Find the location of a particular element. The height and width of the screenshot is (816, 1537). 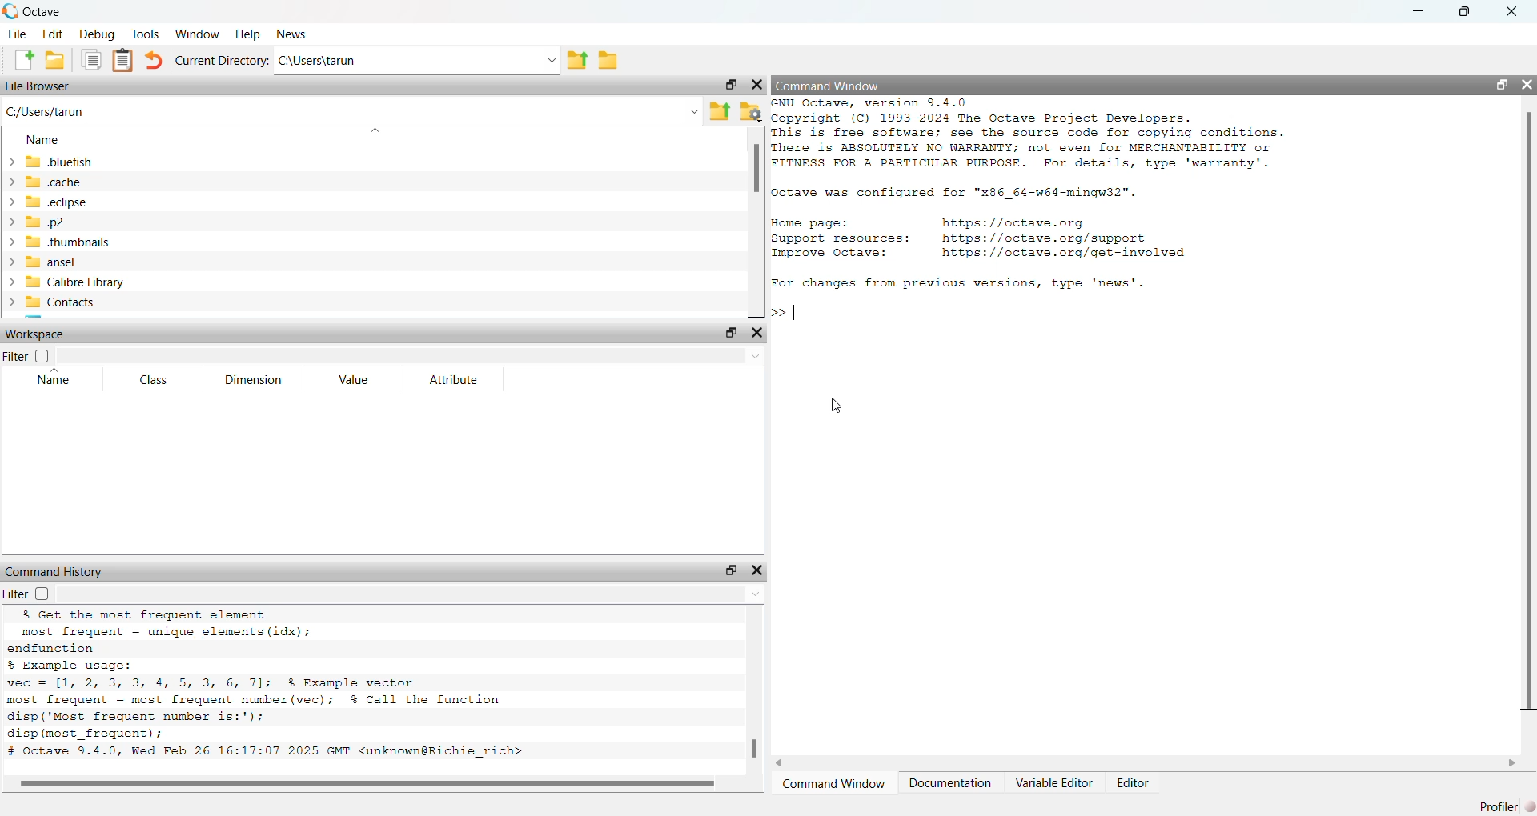

C:/Users/tarun is located at coordinates (45, 112).